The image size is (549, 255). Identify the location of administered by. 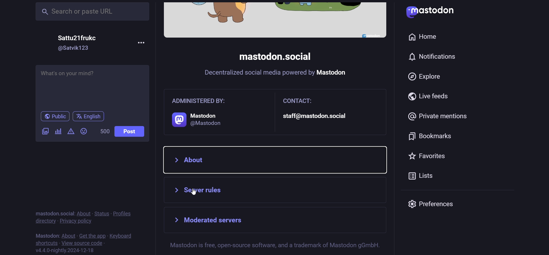
(208, 112).